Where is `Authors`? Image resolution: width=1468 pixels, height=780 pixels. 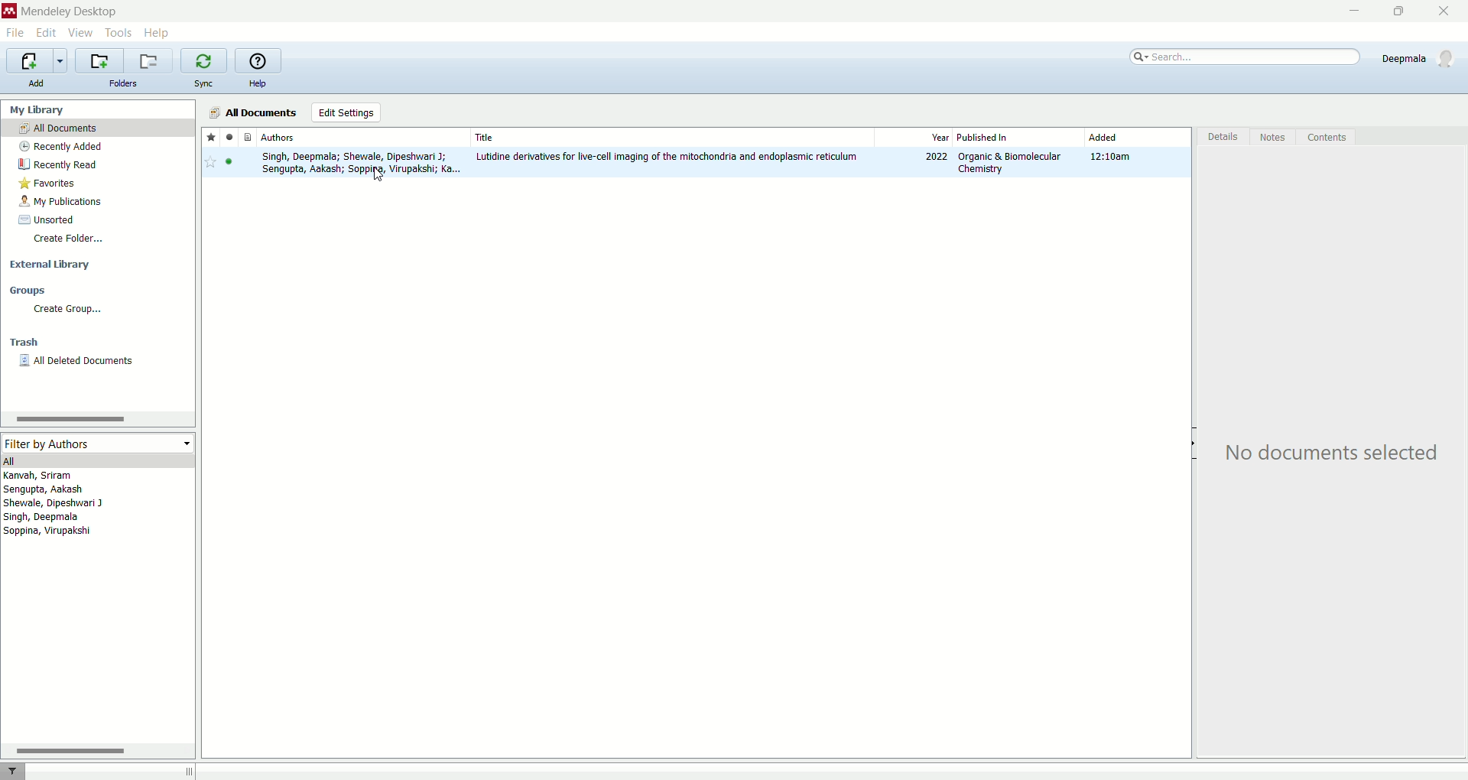
Authors is located at coordinates (362, 137).